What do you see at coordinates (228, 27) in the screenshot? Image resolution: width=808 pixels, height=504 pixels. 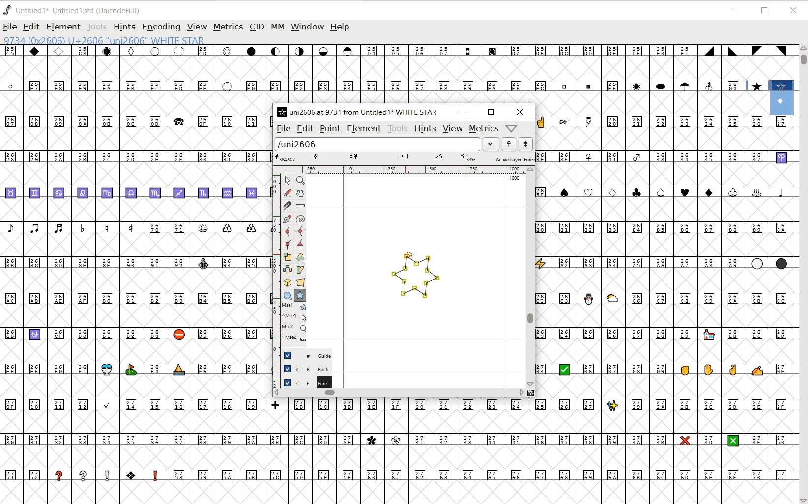 I see `METRICS` at bounding box center [228, 27].